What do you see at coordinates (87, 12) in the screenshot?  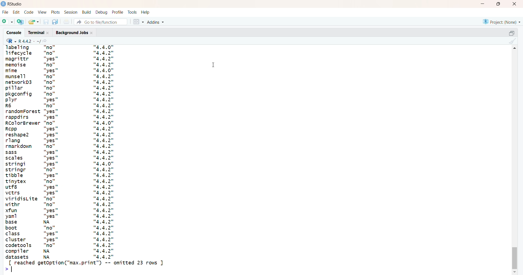 I see `build` at bounding box center [87, 12].